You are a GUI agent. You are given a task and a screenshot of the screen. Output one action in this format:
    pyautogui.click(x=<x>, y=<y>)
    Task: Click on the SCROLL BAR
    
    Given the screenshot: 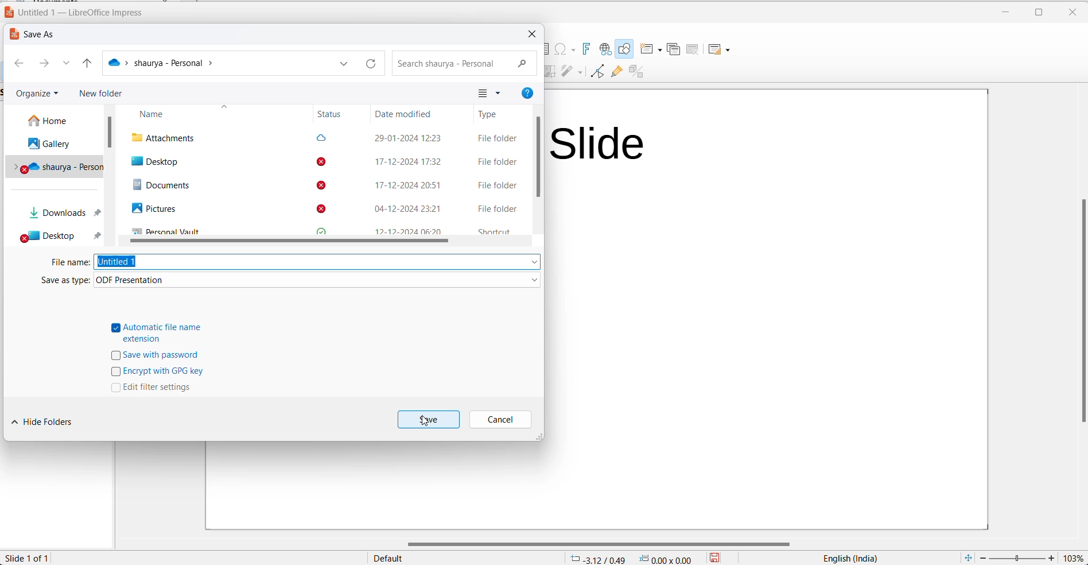 What is the action you would take?
    pyautogui.click(x=109, y=132)
    